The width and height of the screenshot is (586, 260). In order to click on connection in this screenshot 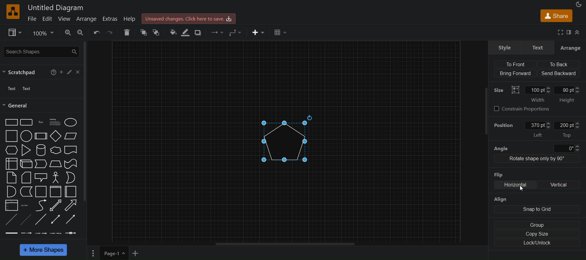, I will do `click(215, 32)`.